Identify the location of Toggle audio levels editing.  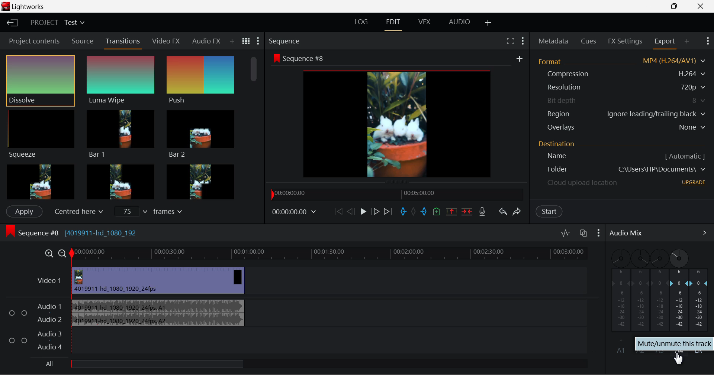
(564, 235).